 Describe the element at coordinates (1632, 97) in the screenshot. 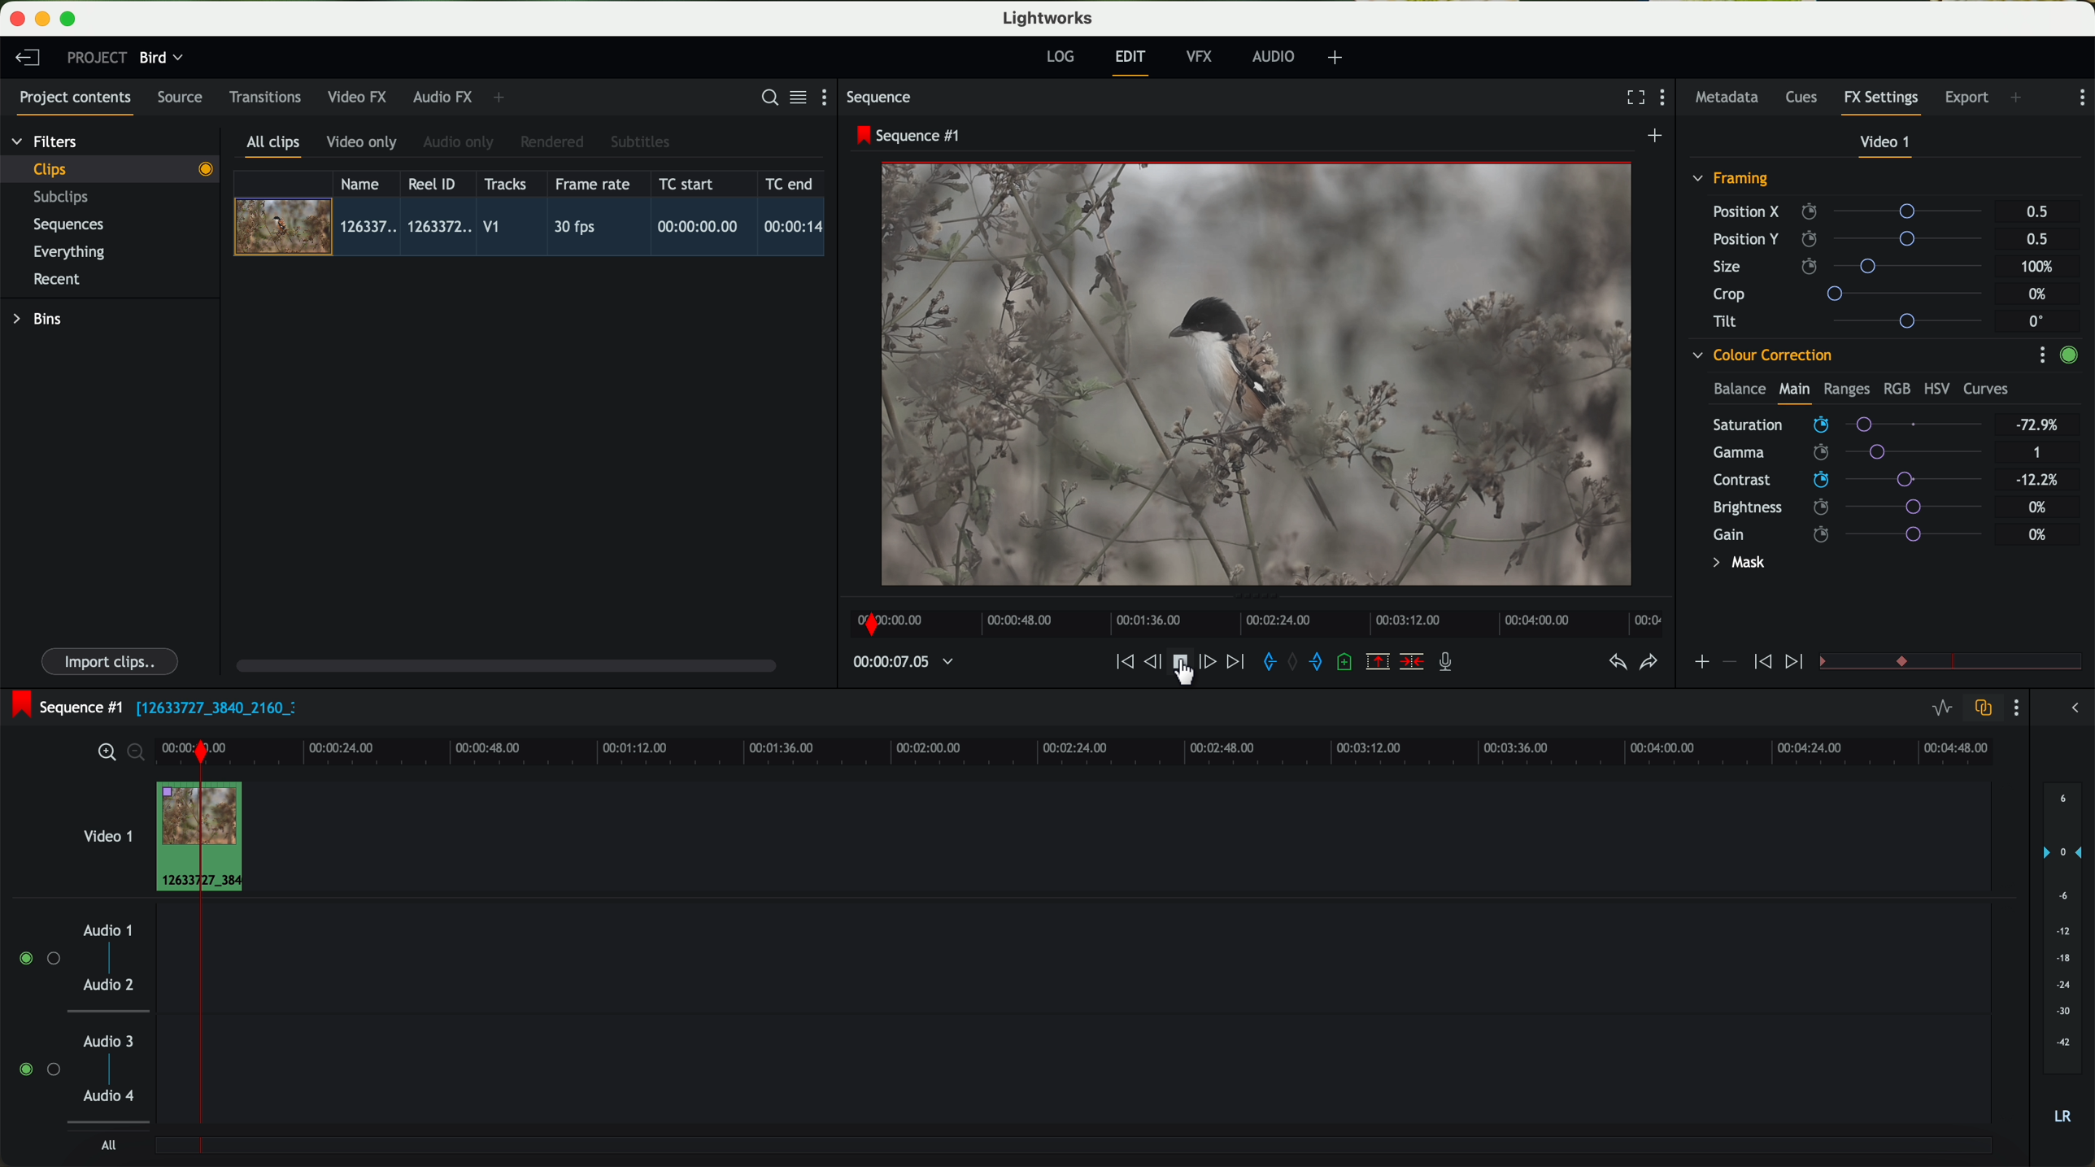

I see `fullscreen` at that location.